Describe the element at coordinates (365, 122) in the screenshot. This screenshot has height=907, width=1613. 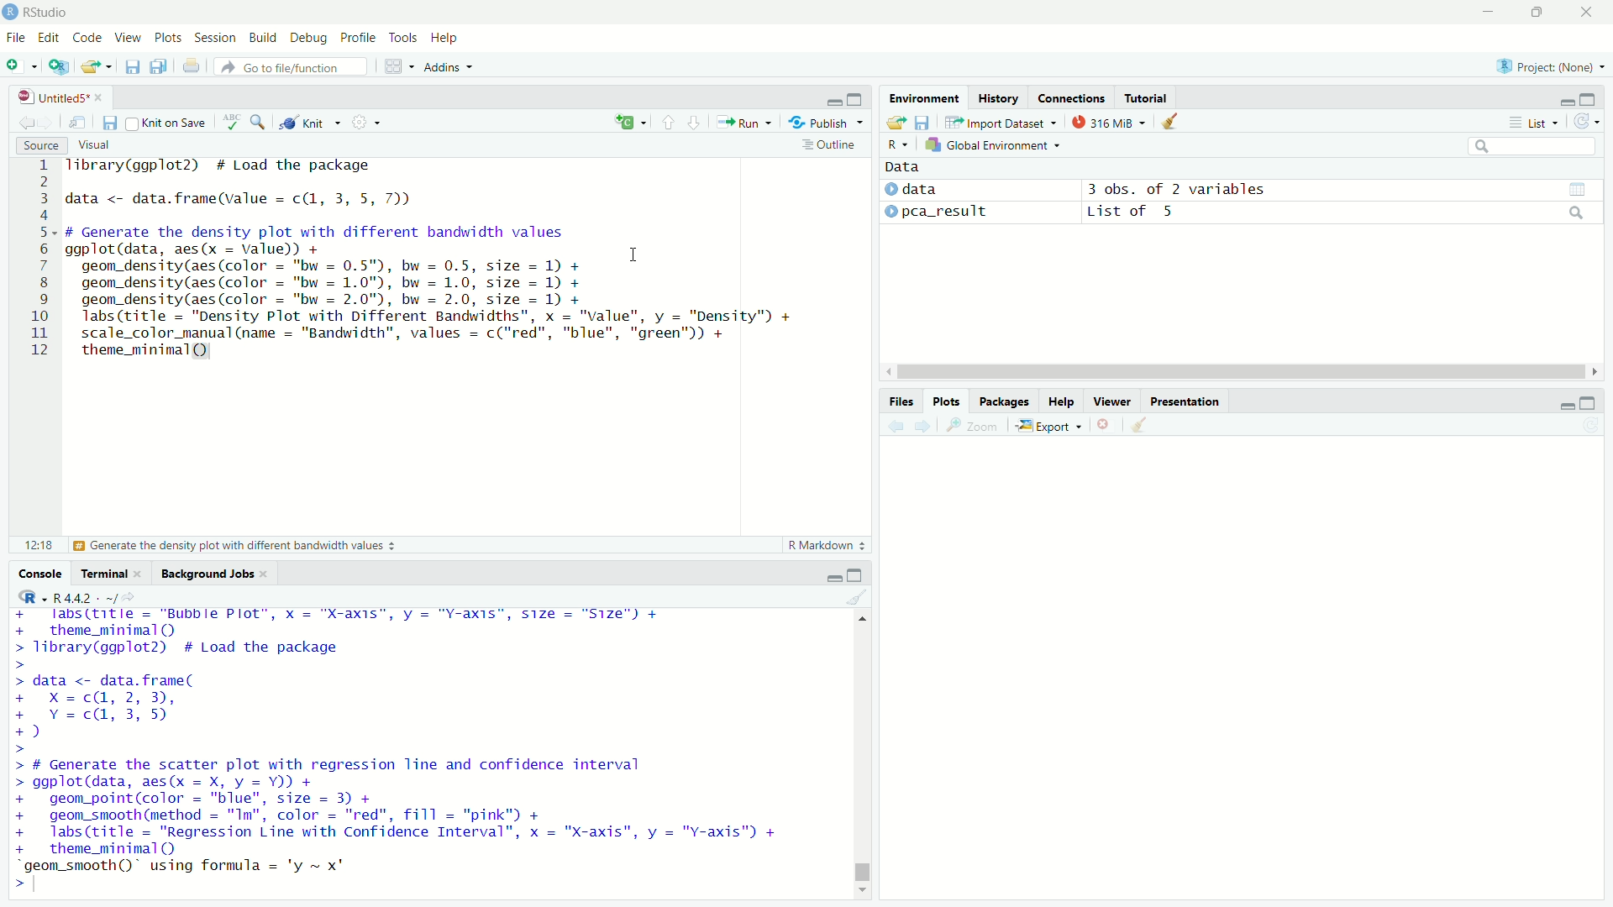
I see `More options` at that location.